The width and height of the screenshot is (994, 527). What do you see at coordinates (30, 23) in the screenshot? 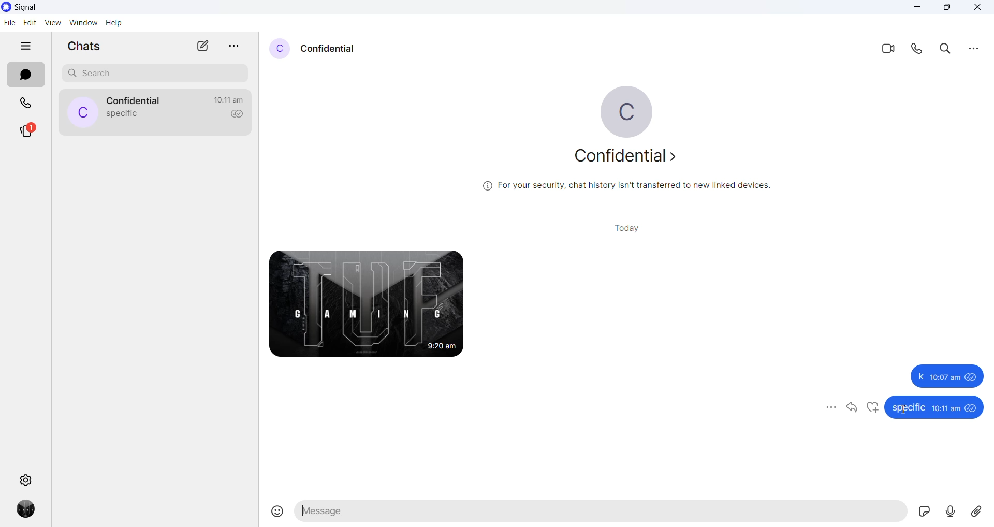
I see `edit` at bounding box center [30, 23].